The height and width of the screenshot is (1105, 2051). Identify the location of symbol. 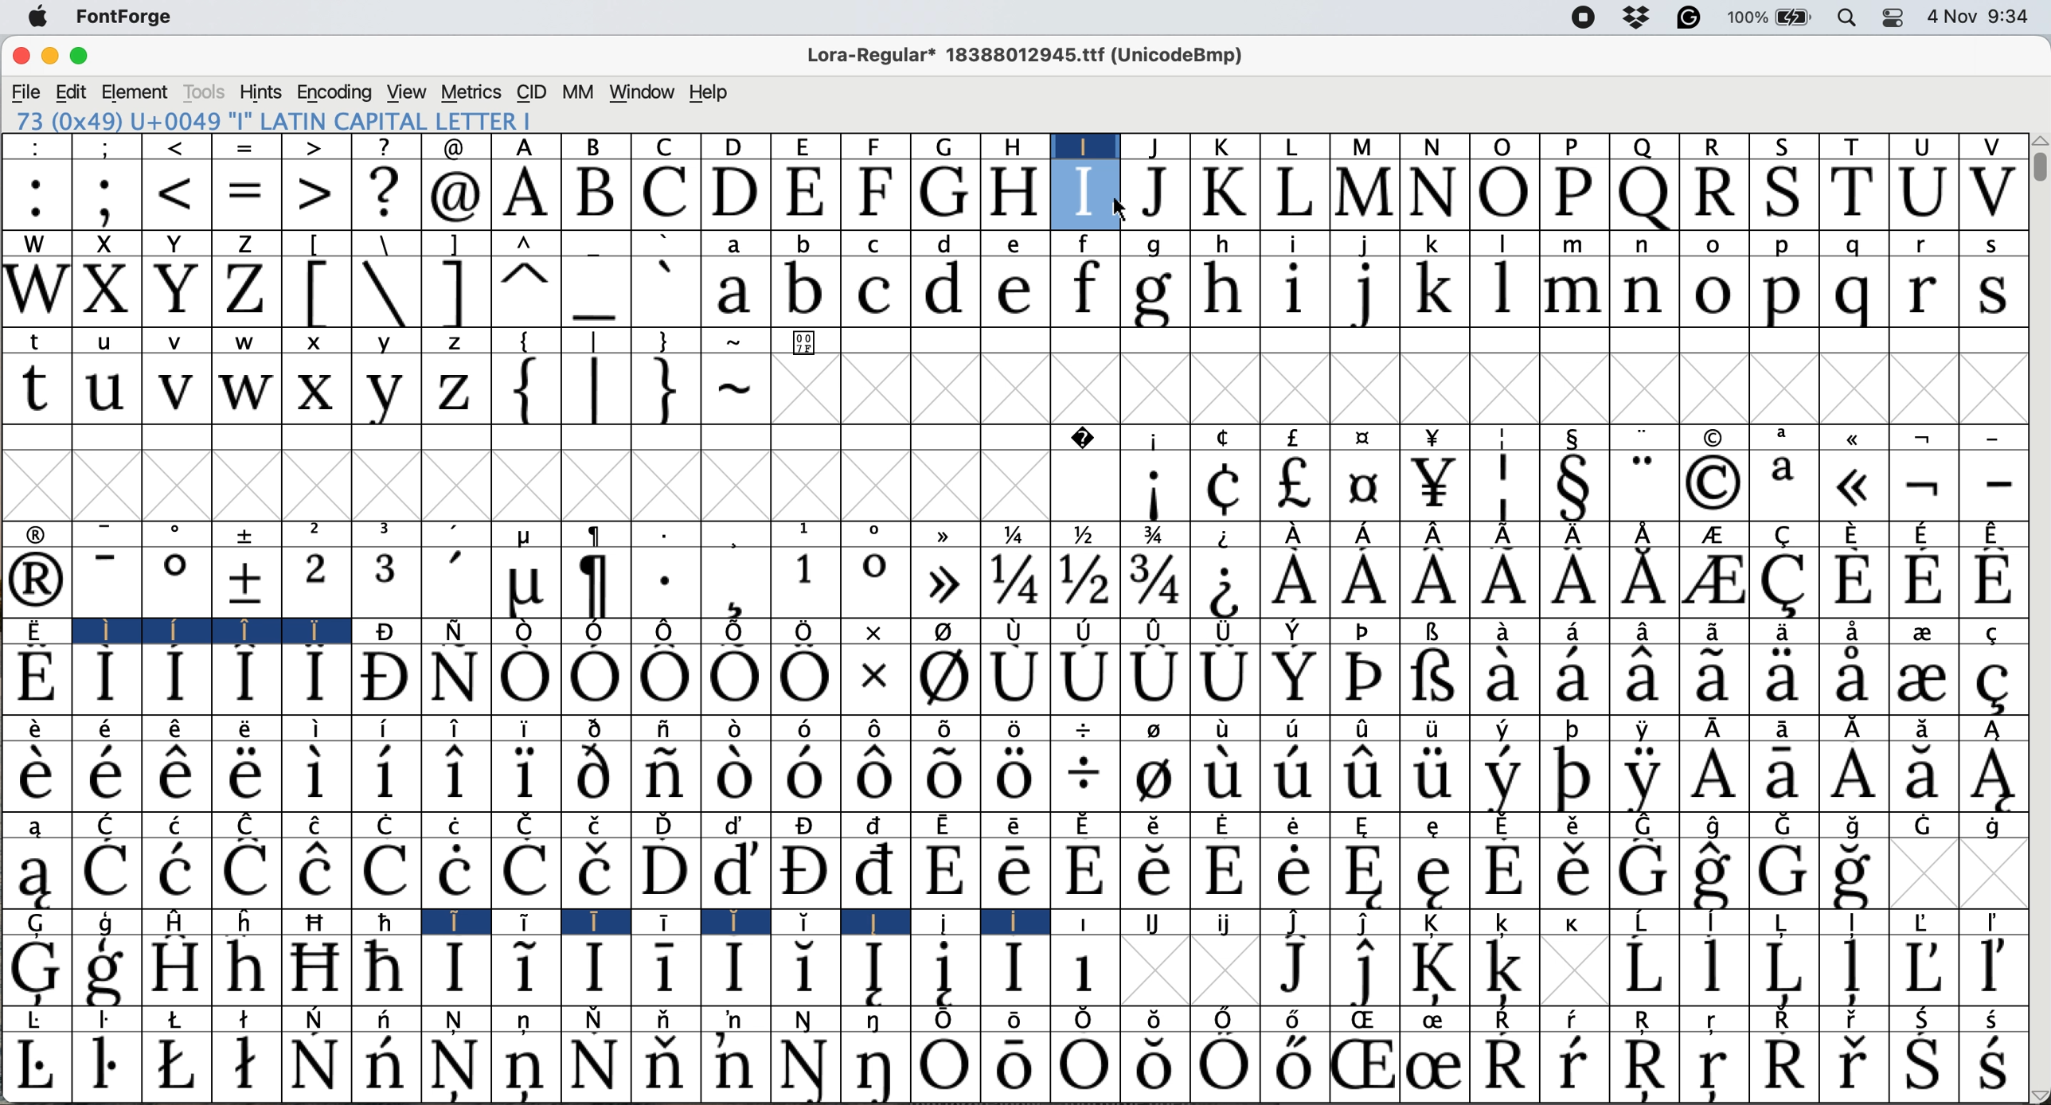
(1361, 631).